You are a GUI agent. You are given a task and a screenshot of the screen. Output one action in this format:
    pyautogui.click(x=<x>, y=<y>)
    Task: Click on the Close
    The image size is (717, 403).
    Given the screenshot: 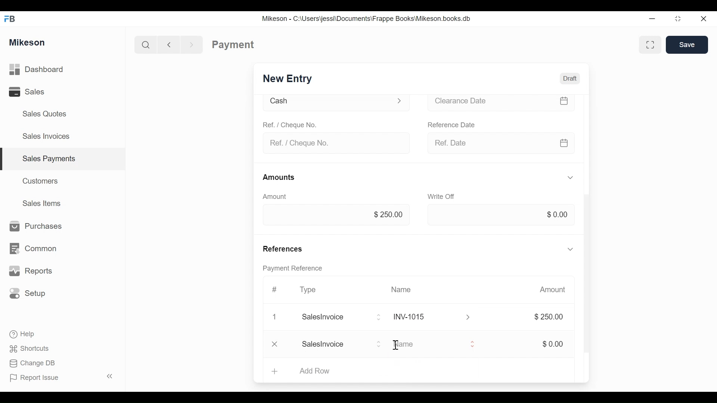 What is the action you would take?
    pyautogui.click(x=702, y=18)
    